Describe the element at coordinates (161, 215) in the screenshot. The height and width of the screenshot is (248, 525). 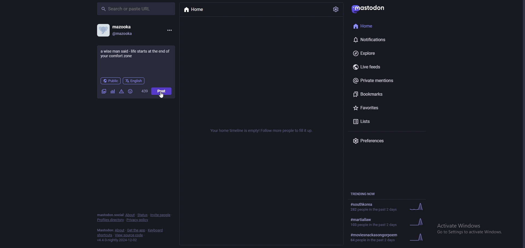
I see `invite people` at that location.